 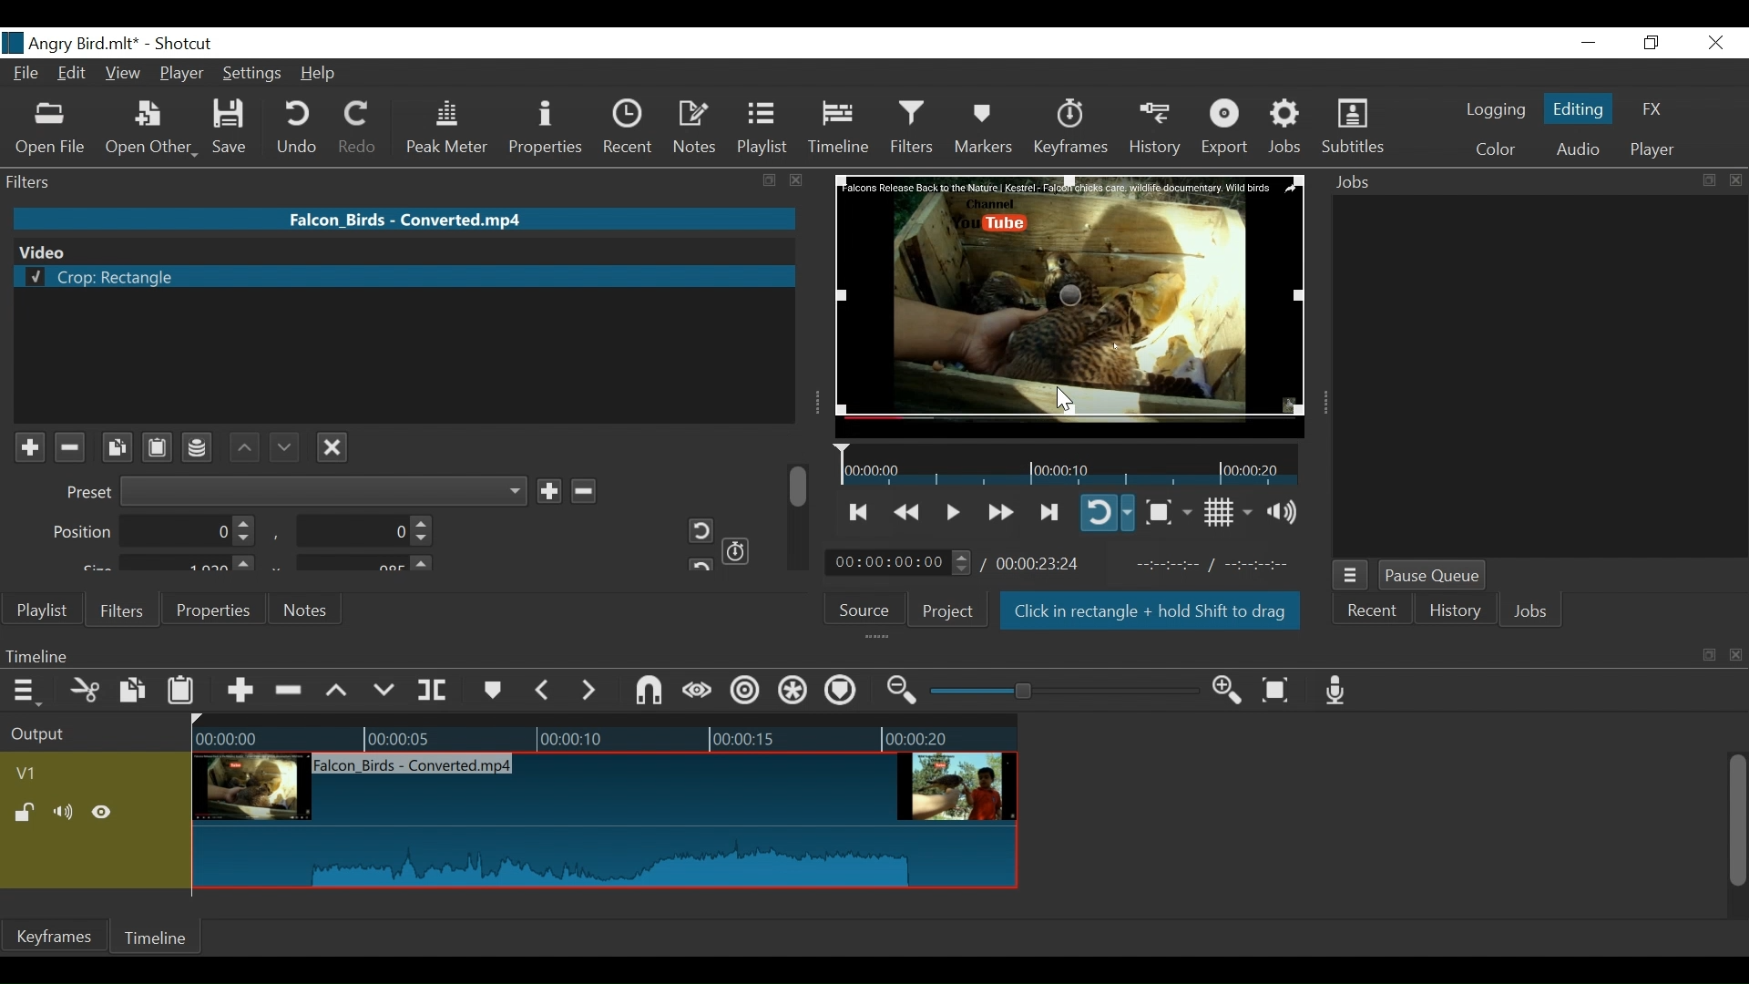 What do you see at coordinates (51, 130) in the screenshot?
I see `Open File` at bounding box center [51, 130].